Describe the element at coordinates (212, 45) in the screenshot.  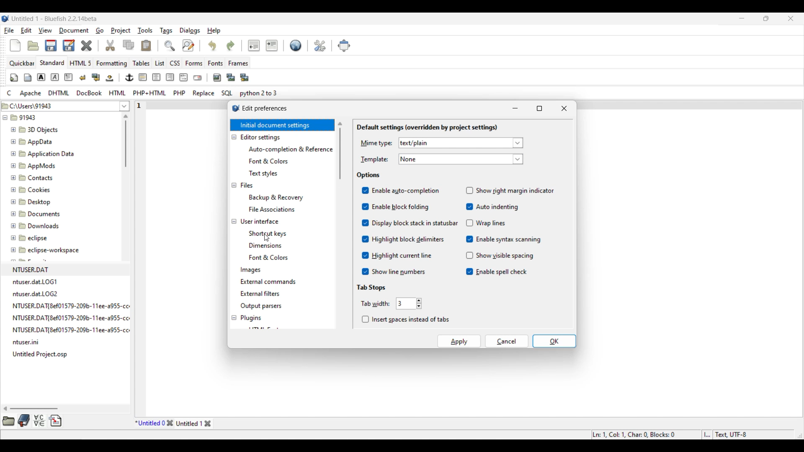
I see `Undo` at that location.